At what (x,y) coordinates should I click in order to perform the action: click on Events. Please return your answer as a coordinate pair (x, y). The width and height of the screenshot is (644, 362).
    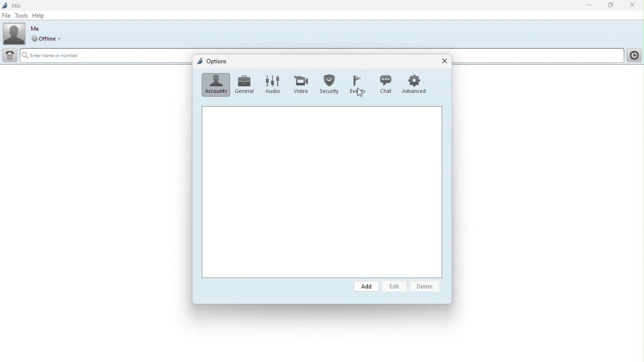
    Looking at the image, I should click on (359, 83).